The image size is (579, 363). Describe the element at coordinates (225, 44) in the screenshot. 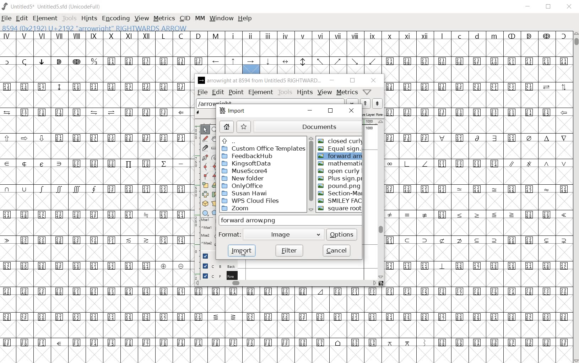

I see `gylph characters` at that location.